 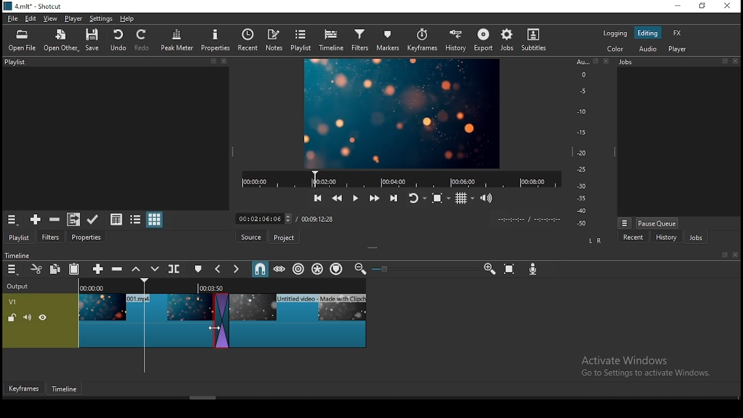 I want to click on update, so click(x=92, y=218).